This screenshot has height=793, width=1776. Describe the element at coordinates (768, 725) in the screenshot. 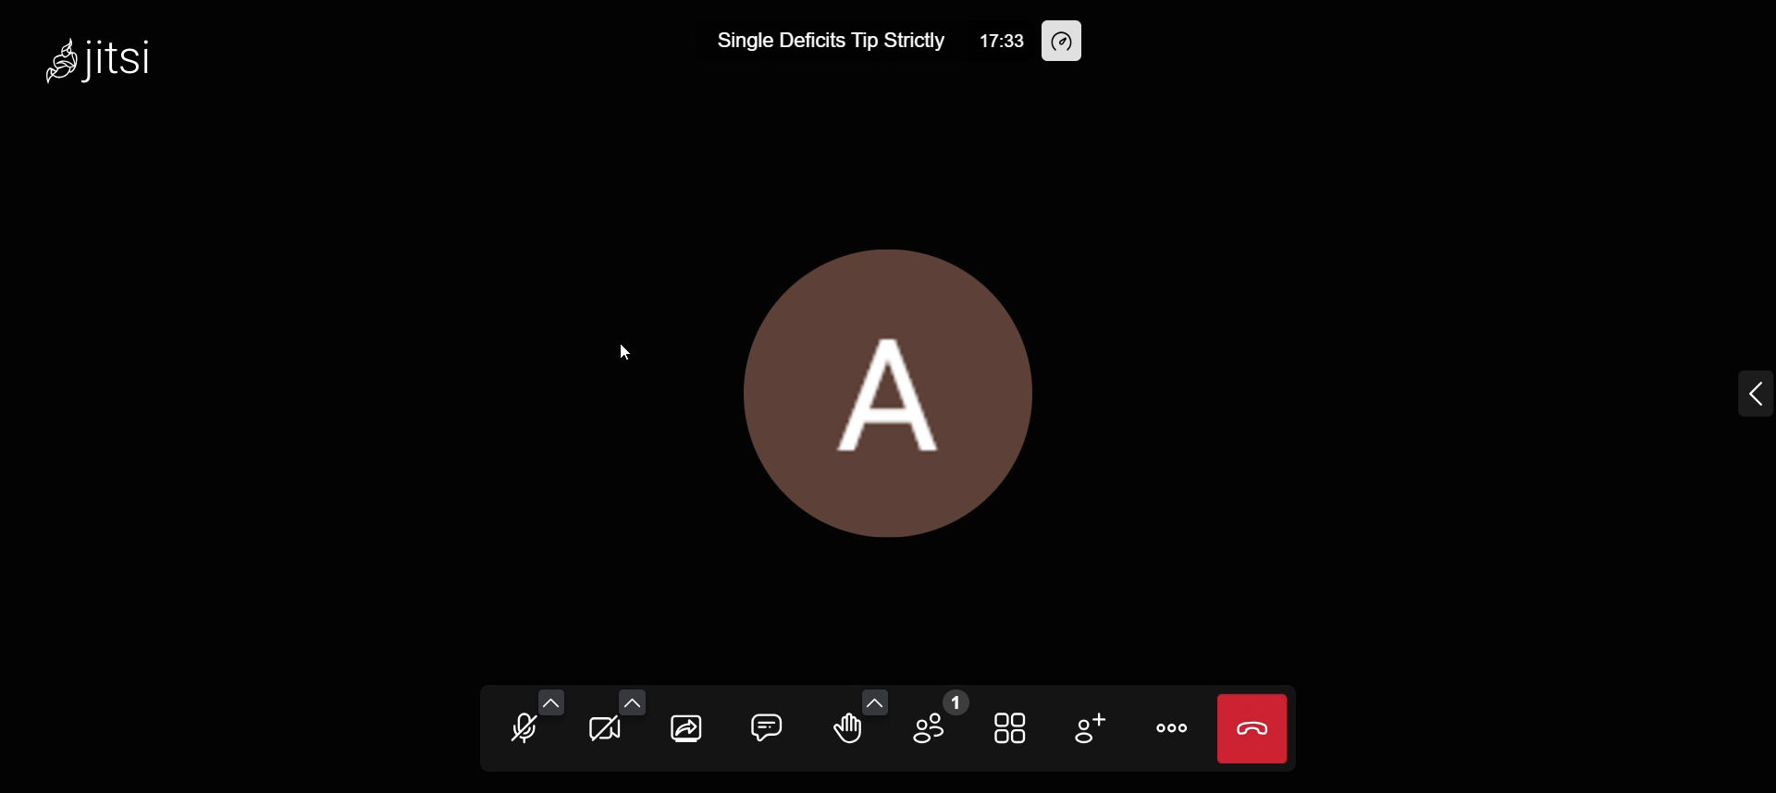

I see `open chat` at that location.